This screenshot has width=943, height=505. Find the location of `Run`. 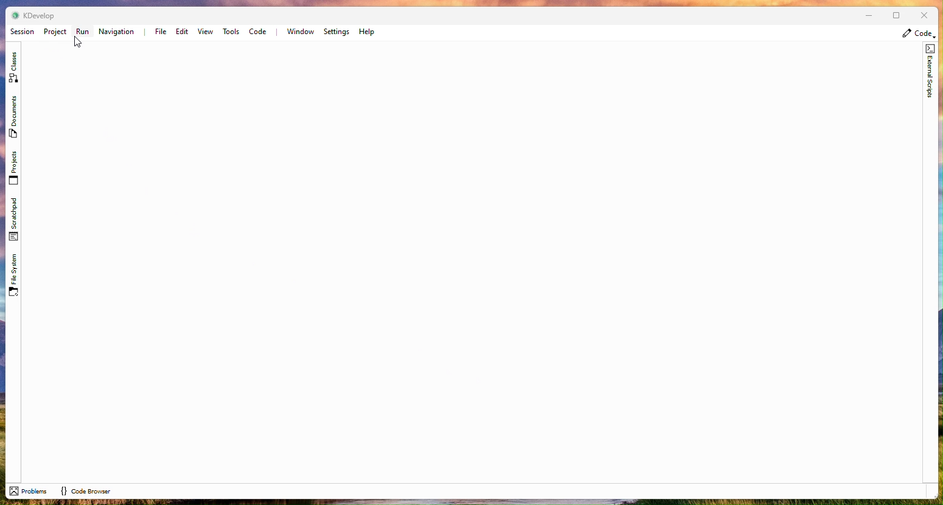

Run is located at coordinates (83, 32).